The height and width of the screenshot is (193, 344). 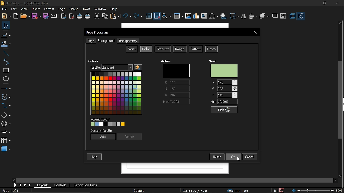 What do you see at coordinates (6, 98) in the screenshot?
I see `Curves and polygons` at bounding box center [6, 98].